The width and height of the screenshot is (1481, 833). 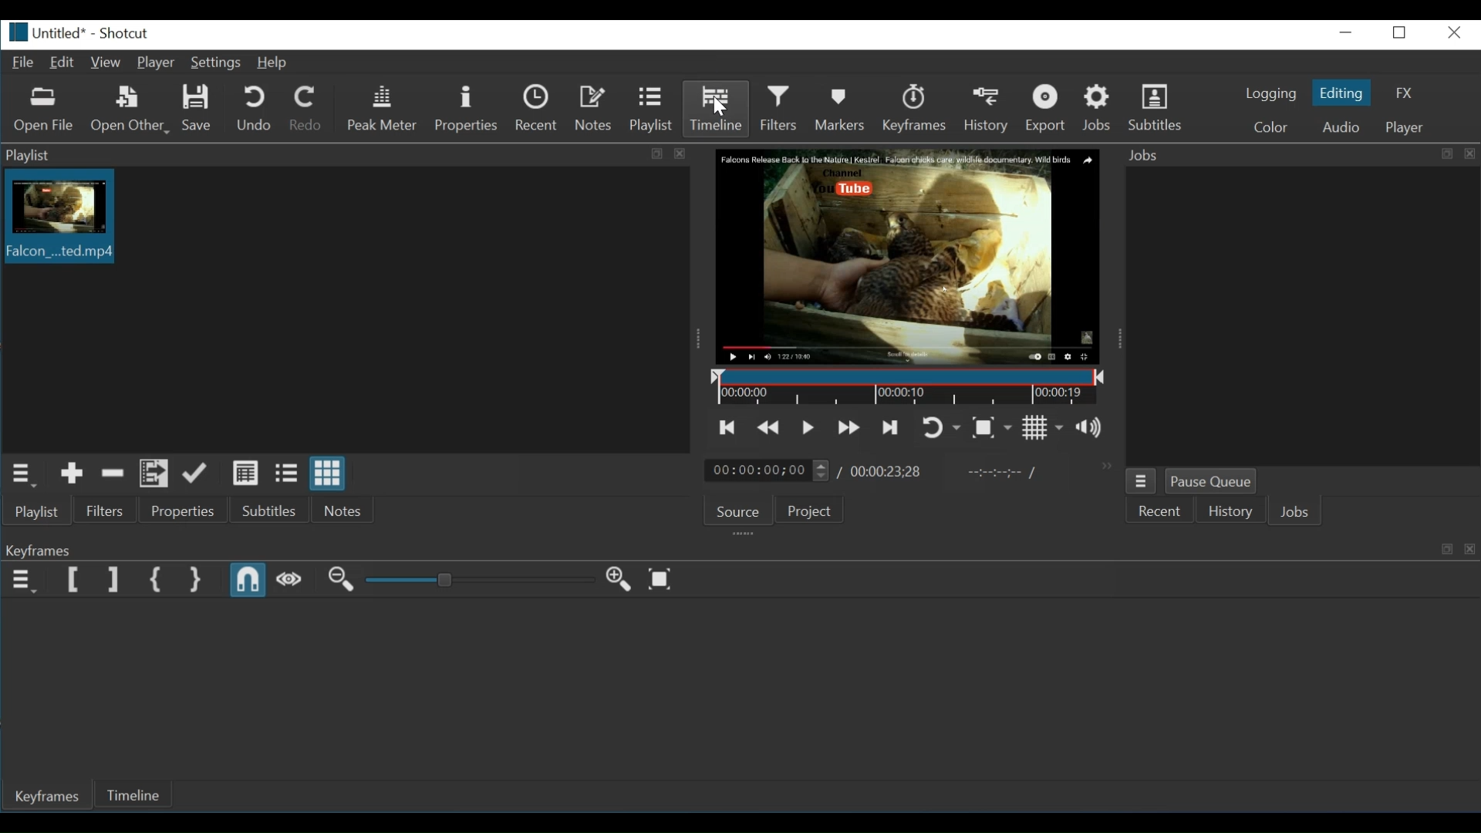 I want to click on Job menu, so click(x=1142, y=482).